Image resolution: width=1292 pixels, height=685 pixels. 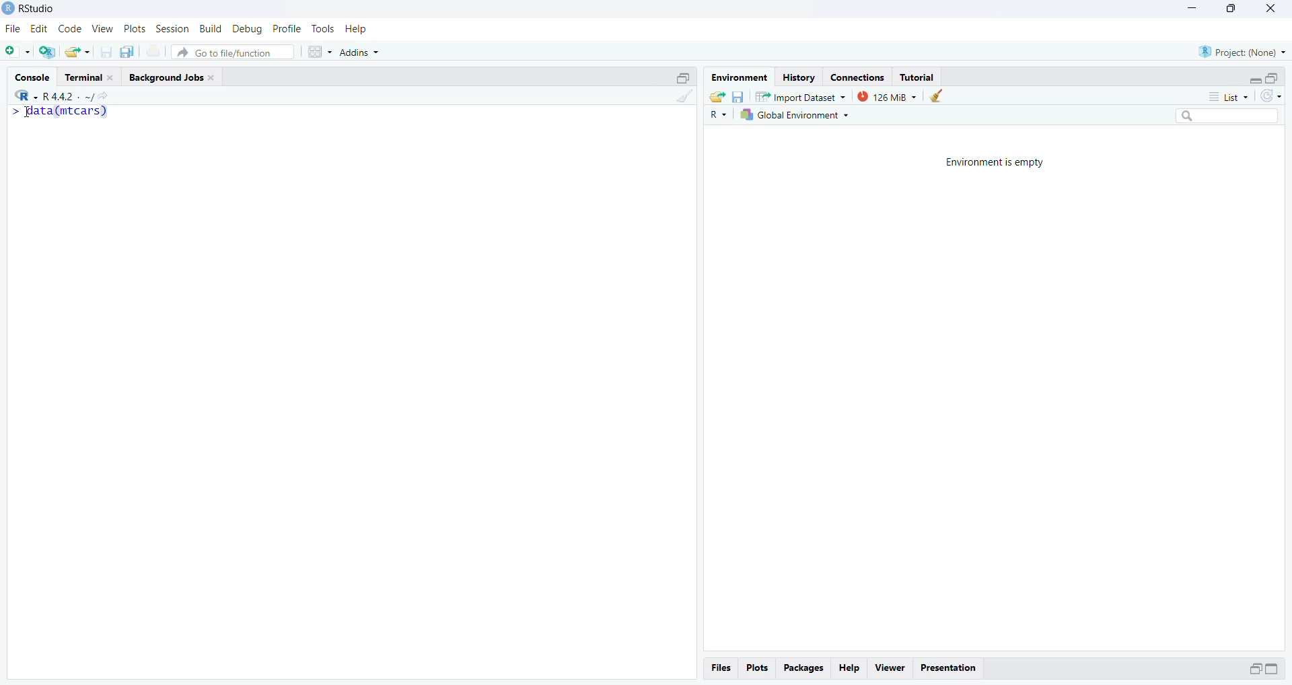 What do you see at coordinates (1227, 116) in the screenshot?
I see `search` at bounding box center [1227, 116].